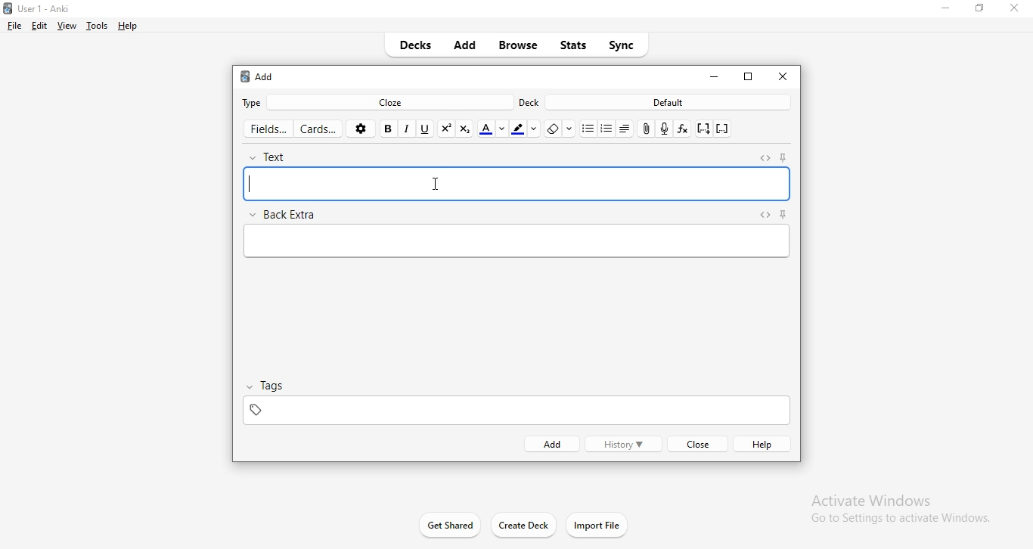  I want to click on cloze, so click(394, 101).